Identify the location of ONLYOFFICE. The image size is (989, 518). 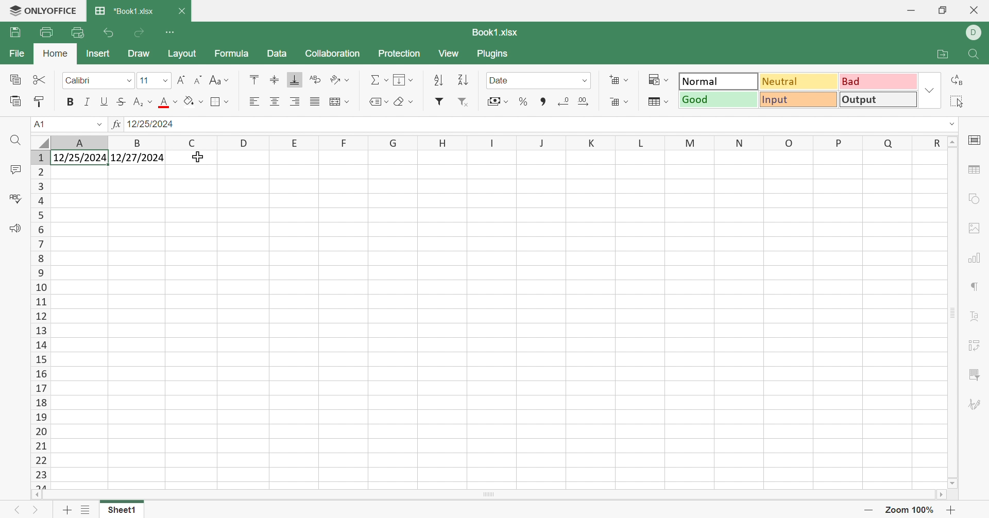
(41, 12).